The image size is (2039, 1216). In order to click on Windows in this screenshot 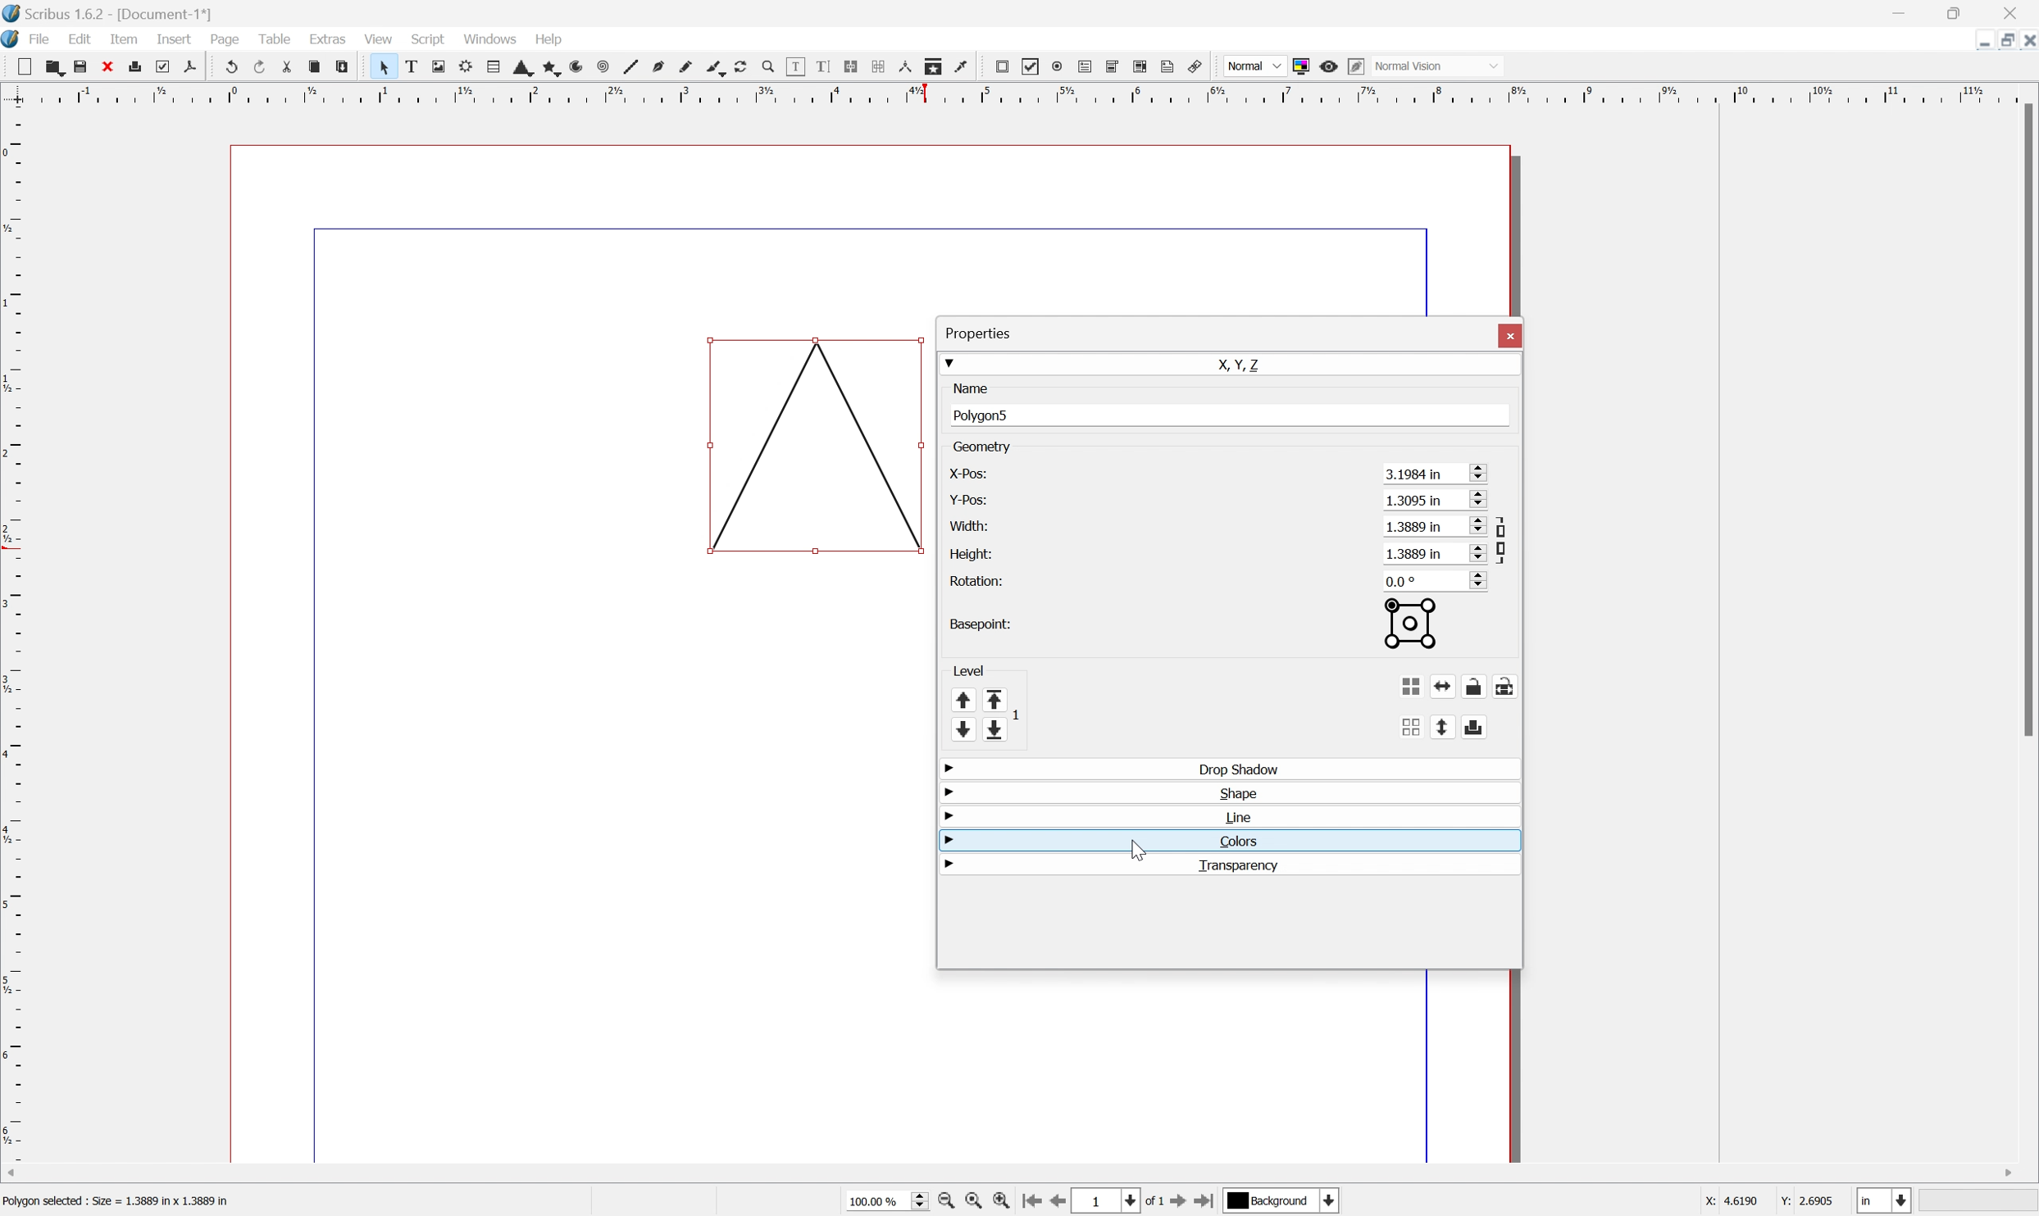, I will do `click(489, 37)`.